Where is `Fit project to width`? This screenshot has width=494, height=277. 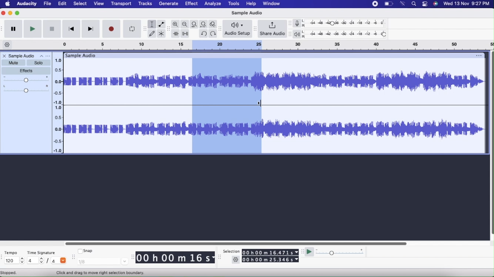 Fit project to width is located at coordinates (204, 24).